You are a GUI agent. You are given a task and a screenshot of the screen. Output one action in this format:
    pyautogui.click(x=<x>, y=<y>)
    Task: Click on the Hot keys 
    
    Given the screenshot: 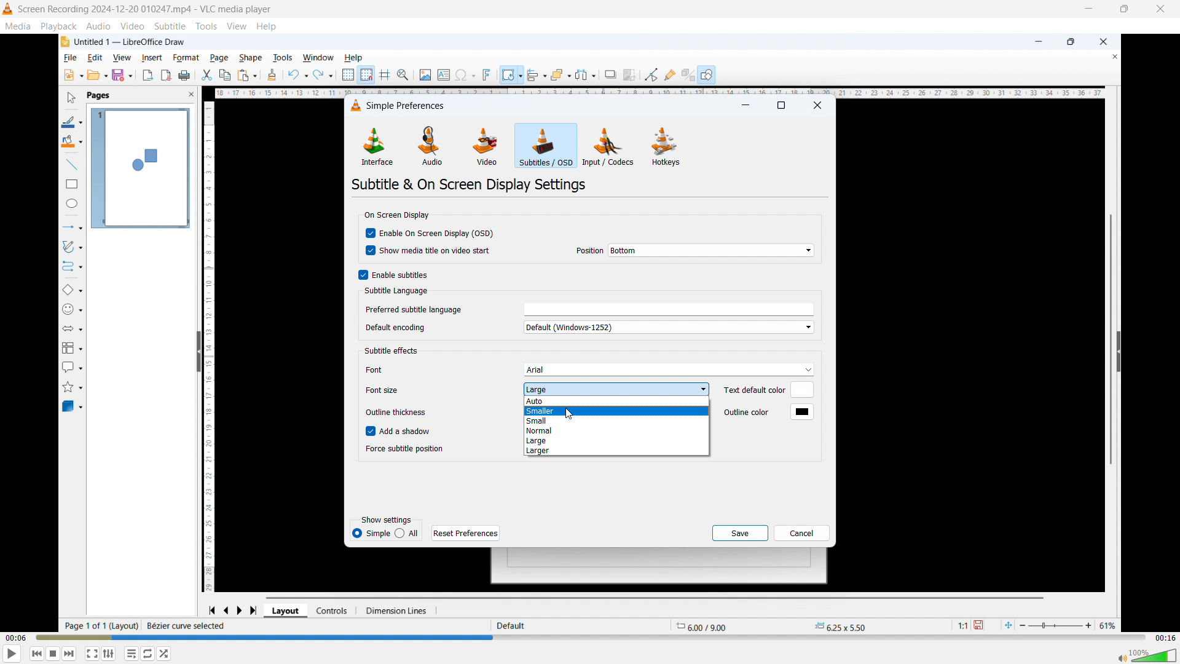 What is the action you would take?
    pyautogui.click(x=666, y=146)
    